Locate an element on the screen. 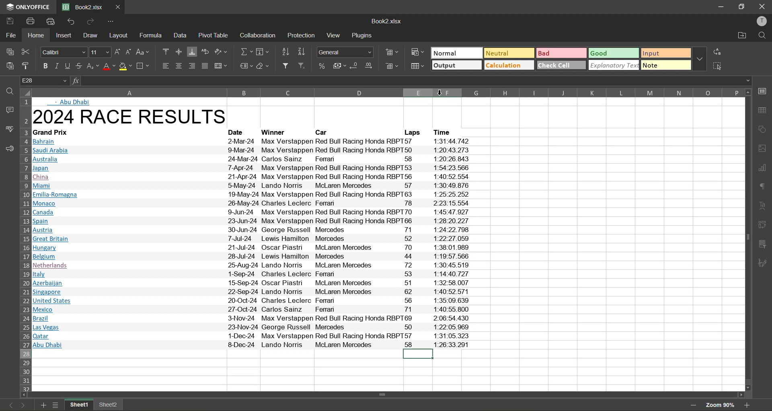 The width and height of the screenshot is (772, 411). accounting is located at coordinates (339, 65).